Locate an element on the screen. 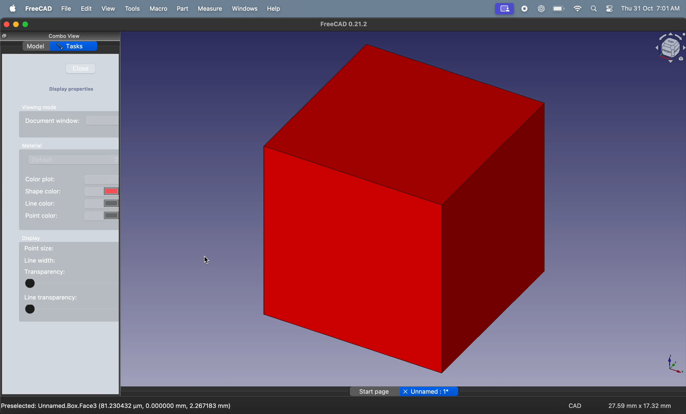 The height and width of the screenshot is (414, 686). CAD is located at coordinates (576, 406).